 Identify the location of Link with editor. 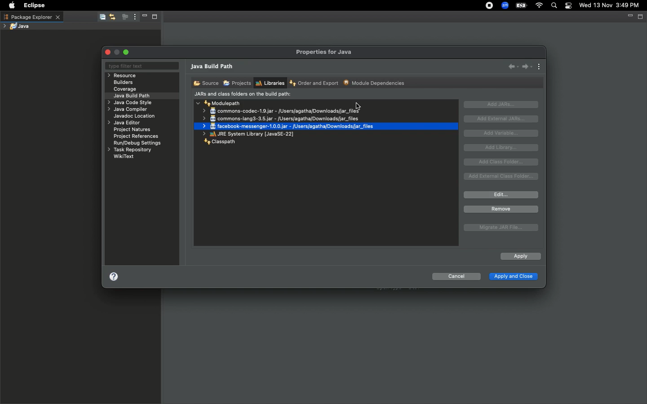
(113, 17).